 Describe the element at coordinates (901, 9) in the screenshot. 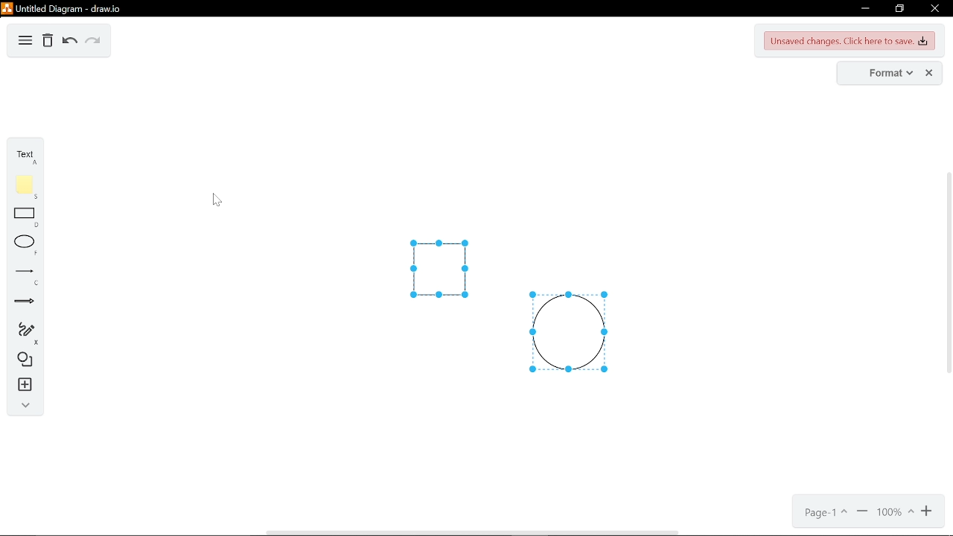

I see `restore down` at that location.